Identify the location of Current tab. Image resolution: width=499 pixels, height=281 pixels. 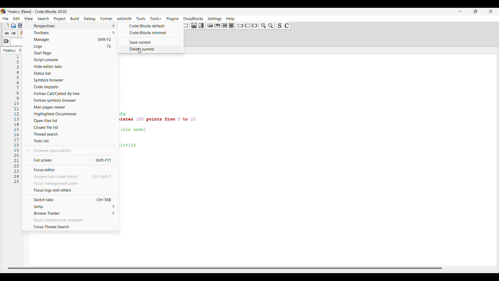
(9, 50).